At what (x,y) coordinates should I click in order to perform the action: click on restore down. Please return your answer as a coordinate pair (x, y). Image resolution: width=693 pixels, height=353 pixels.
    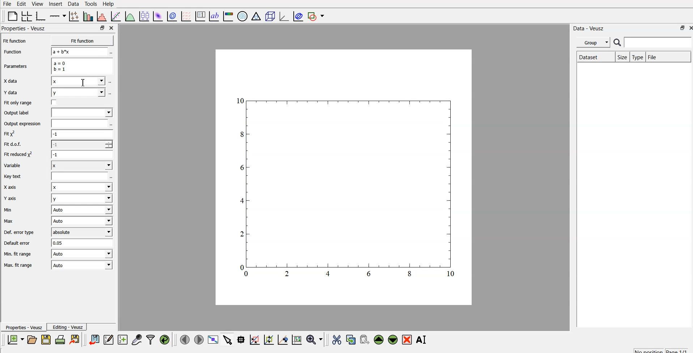
    Looking at the image, I should click on (679, 29).